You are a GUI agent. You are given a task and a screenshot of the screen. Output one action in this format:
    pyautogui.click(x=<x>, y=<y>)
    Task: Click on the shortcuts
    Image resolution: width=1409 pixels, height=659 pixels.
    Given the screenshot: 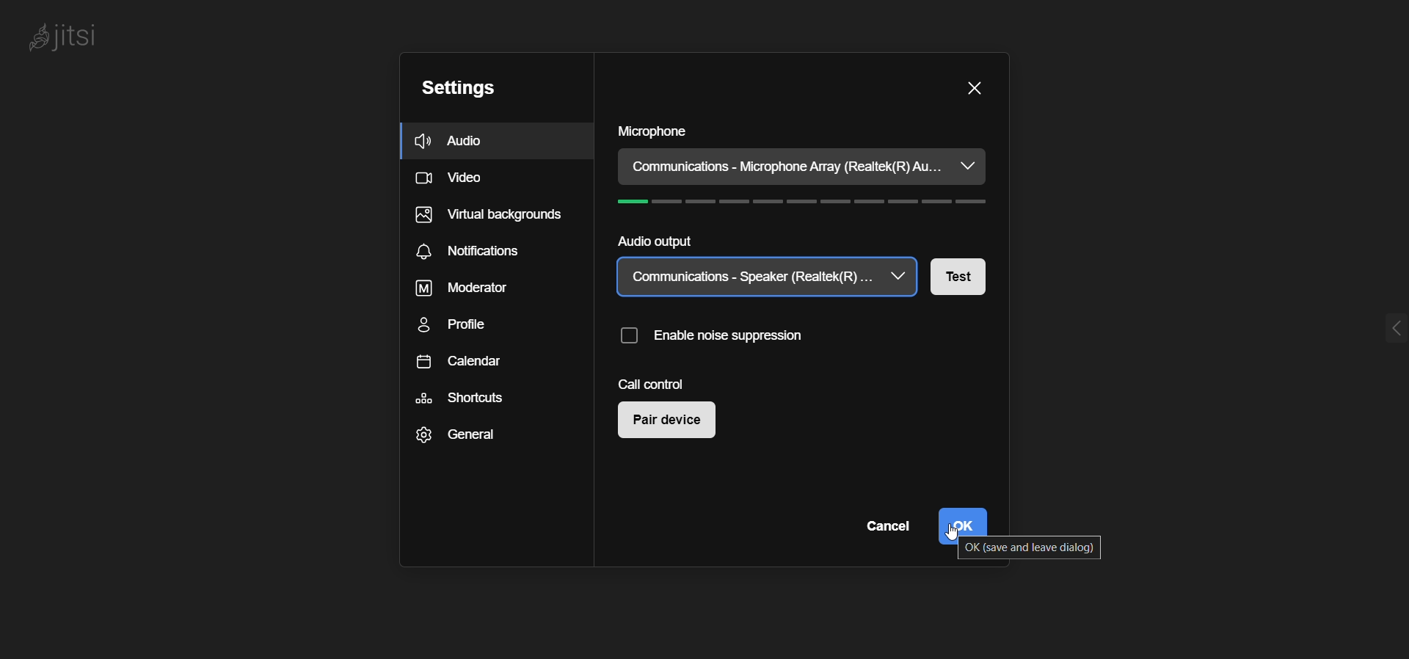 What is the action you would take?
    pyautogui.click(x=459, y=398)
    